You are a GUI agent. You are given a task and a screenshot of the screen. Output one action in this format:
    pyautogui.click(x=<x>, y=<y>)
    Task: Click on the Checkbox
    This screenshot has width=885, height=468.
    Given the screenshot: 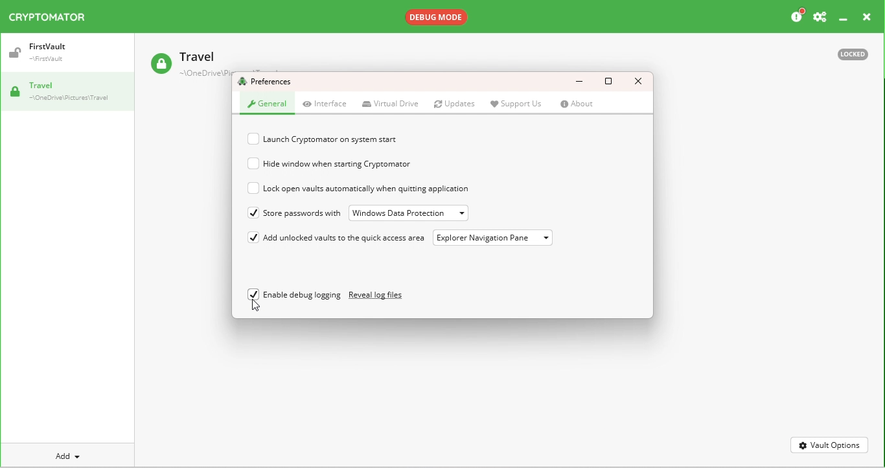 What is the action you would take?
    pyautogui.click(x=255, y=163)
    